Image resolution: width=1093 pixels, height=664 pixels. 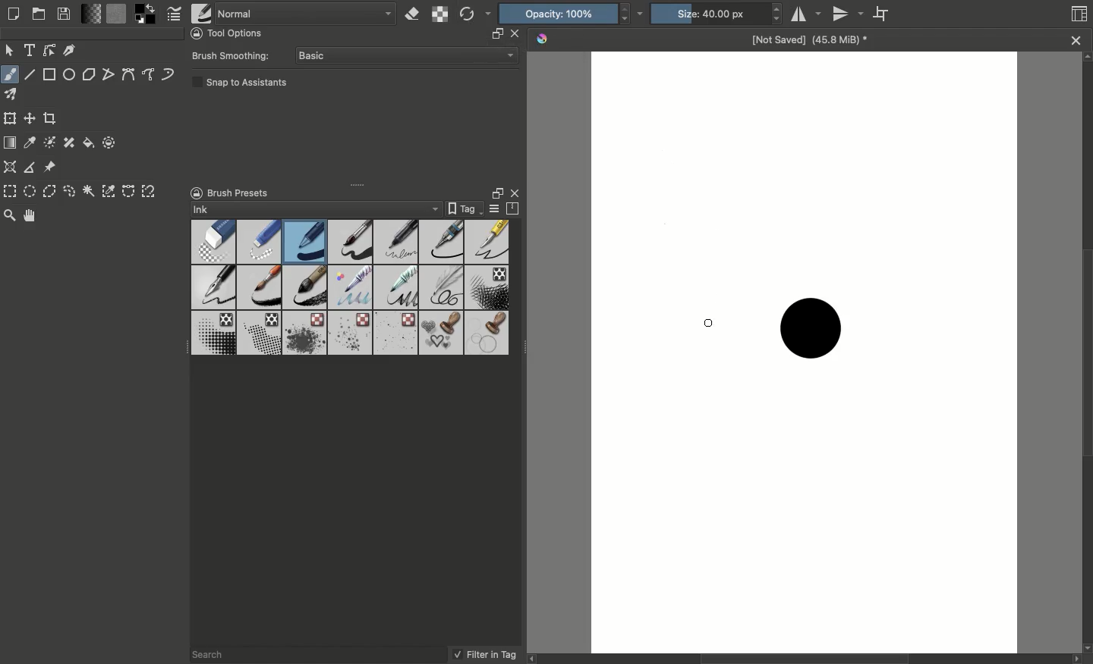 I want to click on Polyline, so click(x=109, y=74).